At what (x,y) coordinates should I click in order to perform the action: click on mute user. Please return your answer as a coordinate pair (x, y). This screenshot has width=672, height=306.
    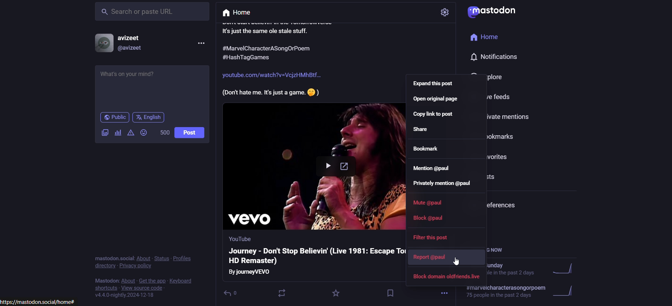
    Looking at the image, I should click on (434, 205).